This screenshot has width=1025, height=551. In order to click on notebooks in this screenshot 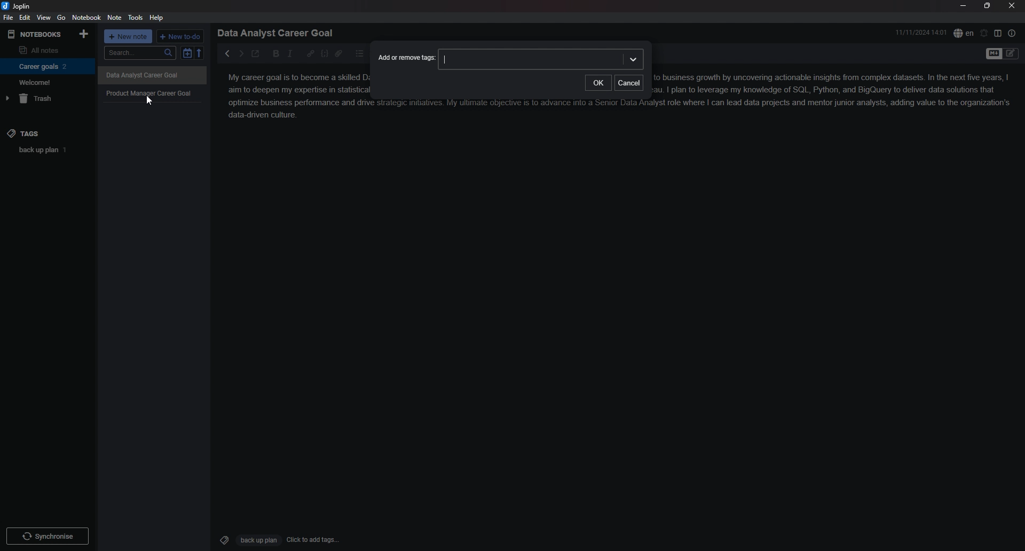, I will do `click(36, 35)`.